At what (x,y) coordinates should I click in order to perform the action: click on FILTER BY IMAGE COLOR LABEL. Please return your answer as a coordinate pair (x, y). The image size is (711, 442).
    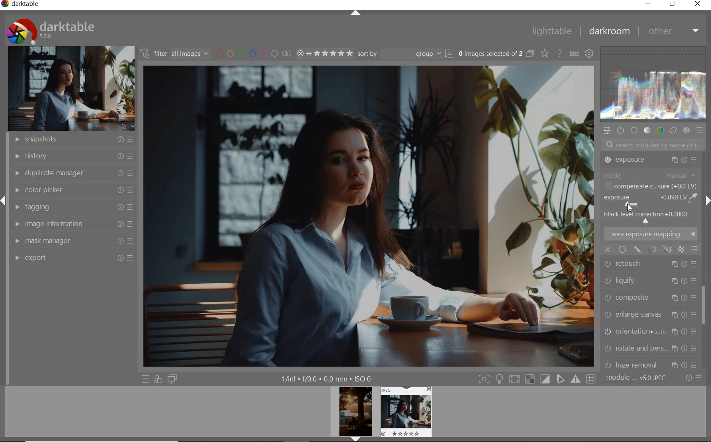
    Looking at the image, I should click on (252, 54).